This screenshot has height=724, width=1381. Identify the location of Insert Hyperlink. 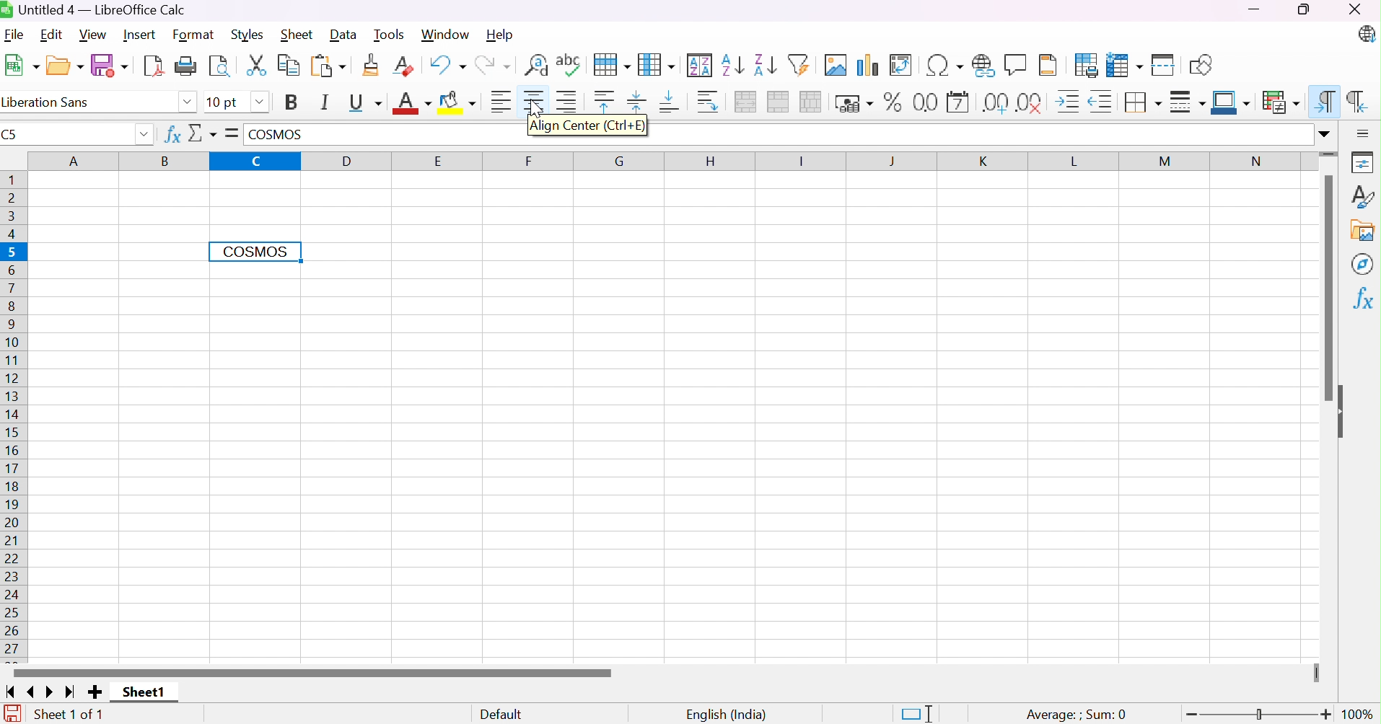
(983, 65).